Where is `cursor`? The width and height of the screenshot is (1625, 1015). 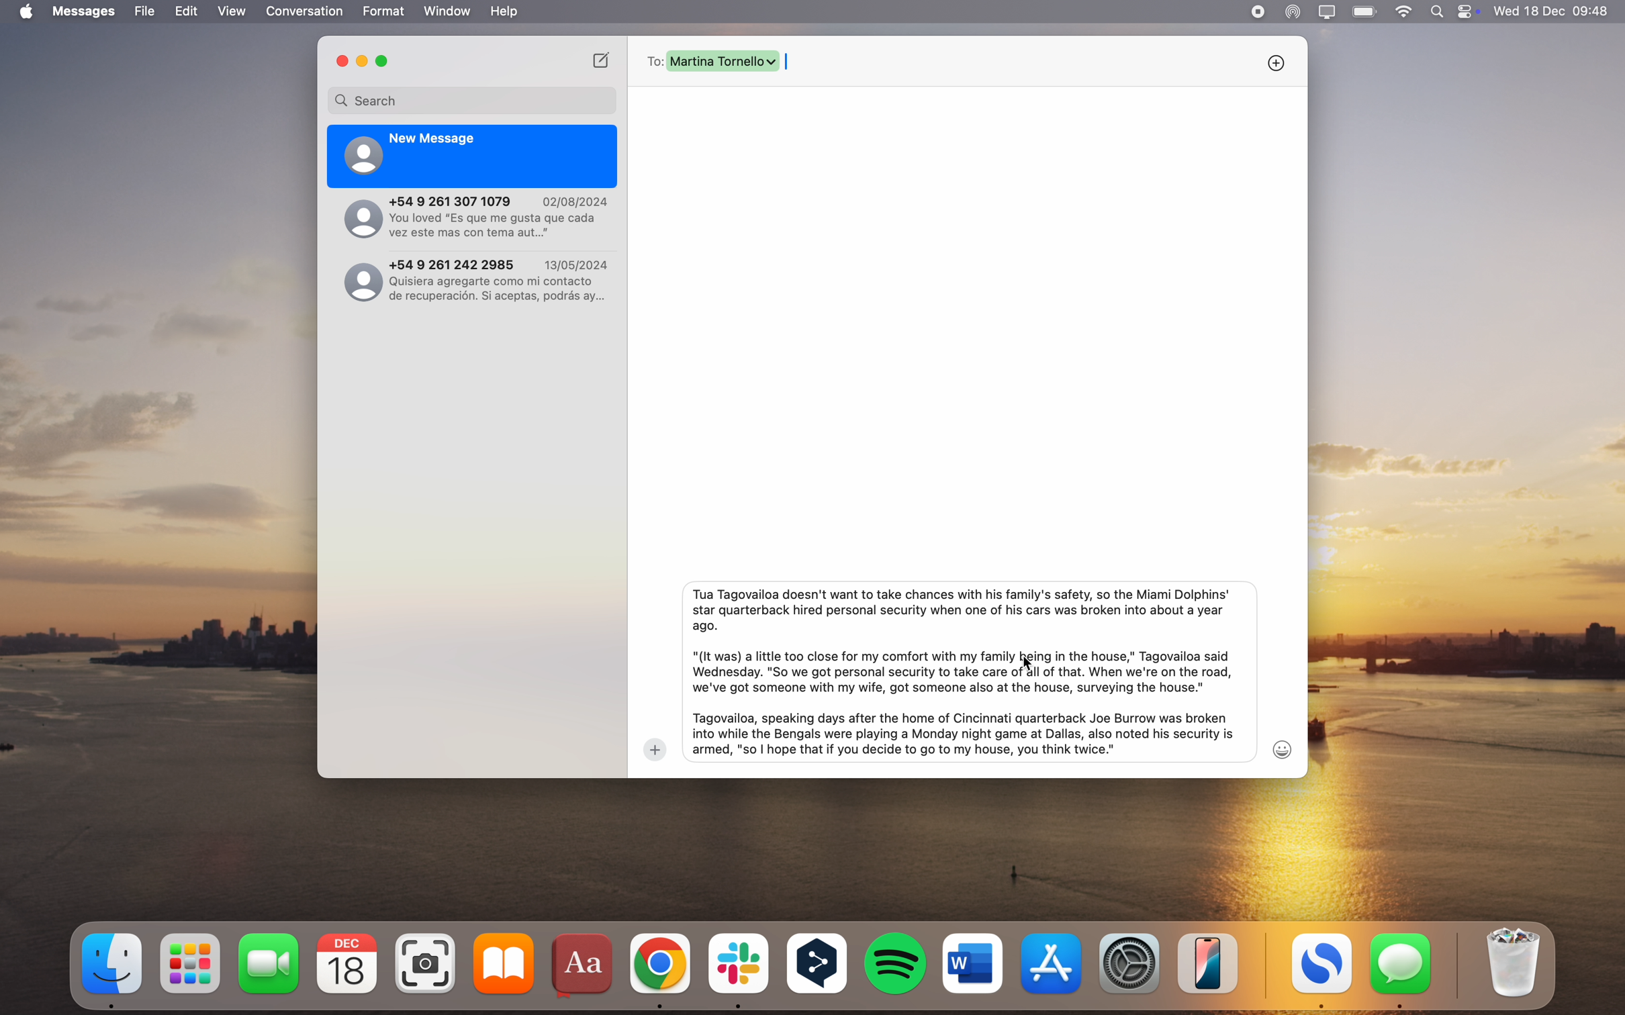
cursor is located at coordinates (1030, 663).